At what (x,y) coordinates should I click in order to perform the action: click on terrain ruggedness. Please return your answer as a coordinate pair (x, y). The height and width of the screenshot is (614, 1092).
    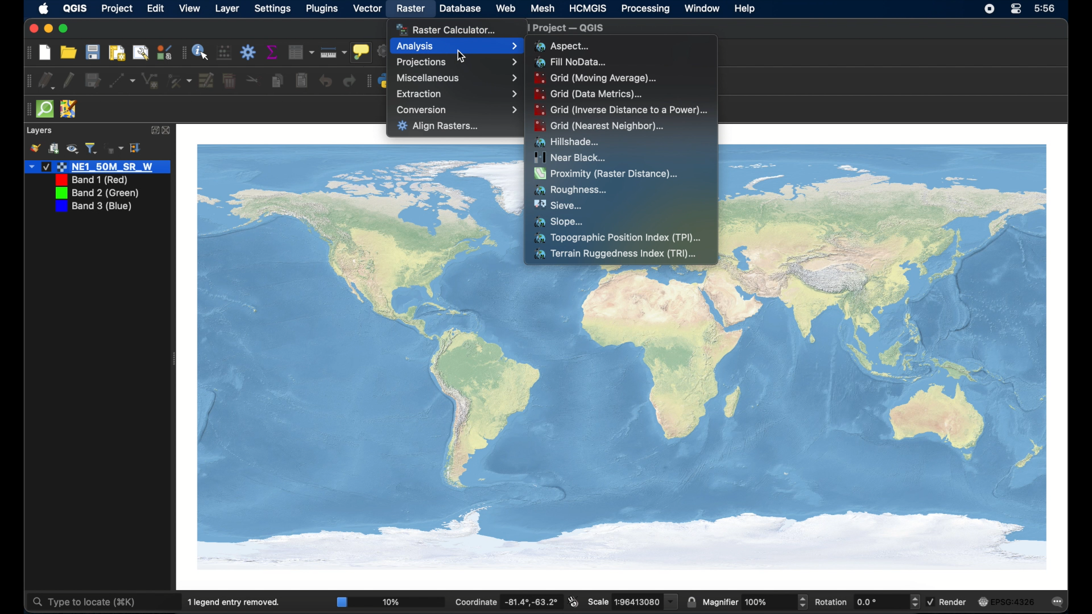
    Looking at the image, I should click on (616, 255).